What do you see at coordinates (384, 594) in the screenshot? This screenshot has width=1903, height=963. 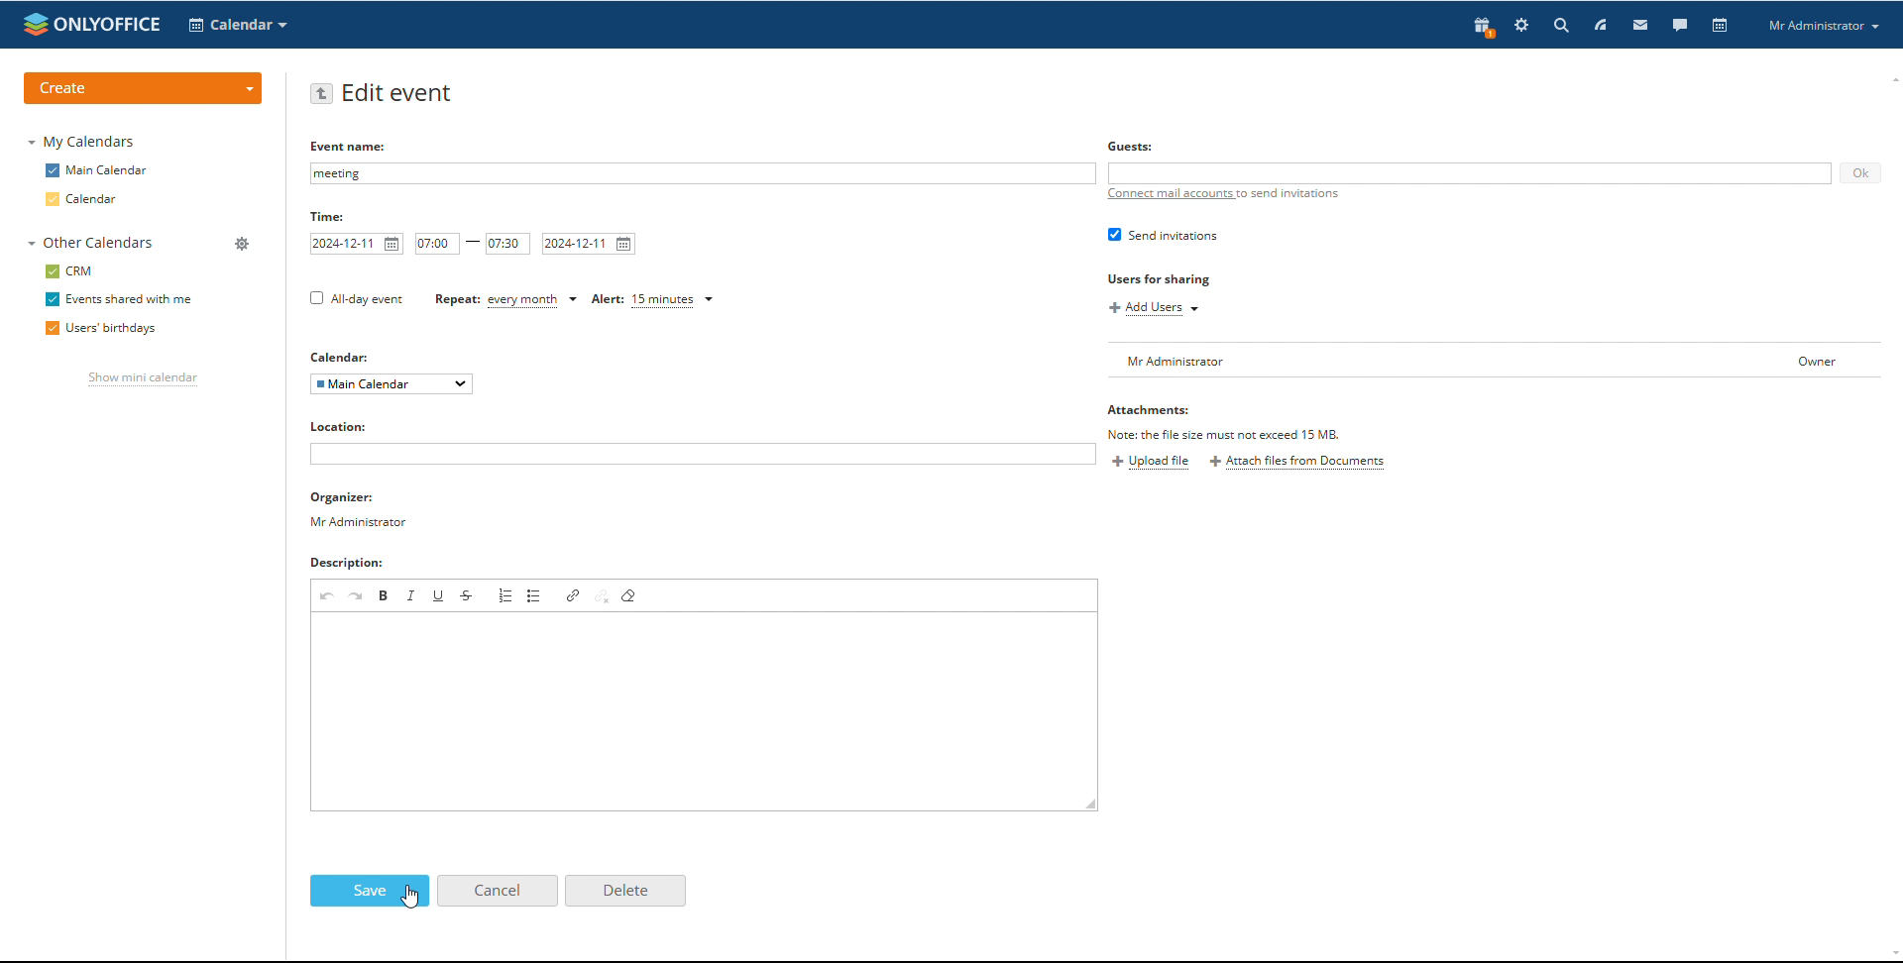 I see `bold` at bounding box center [384, 594].